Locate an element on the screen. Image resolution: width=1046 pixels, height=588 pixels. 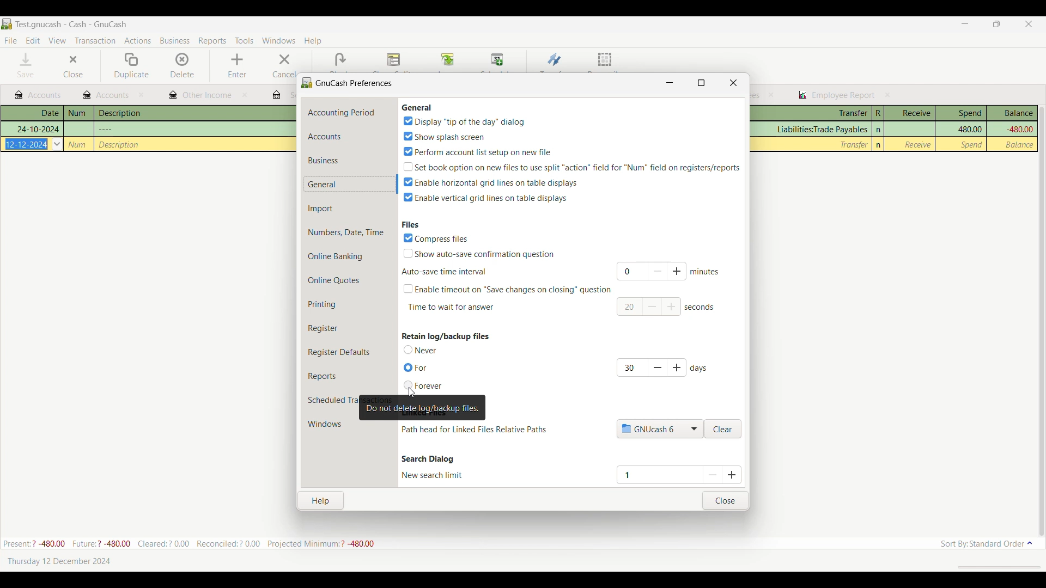
Accounting period, highlighted as current selection is located at coordinates (350, 112).